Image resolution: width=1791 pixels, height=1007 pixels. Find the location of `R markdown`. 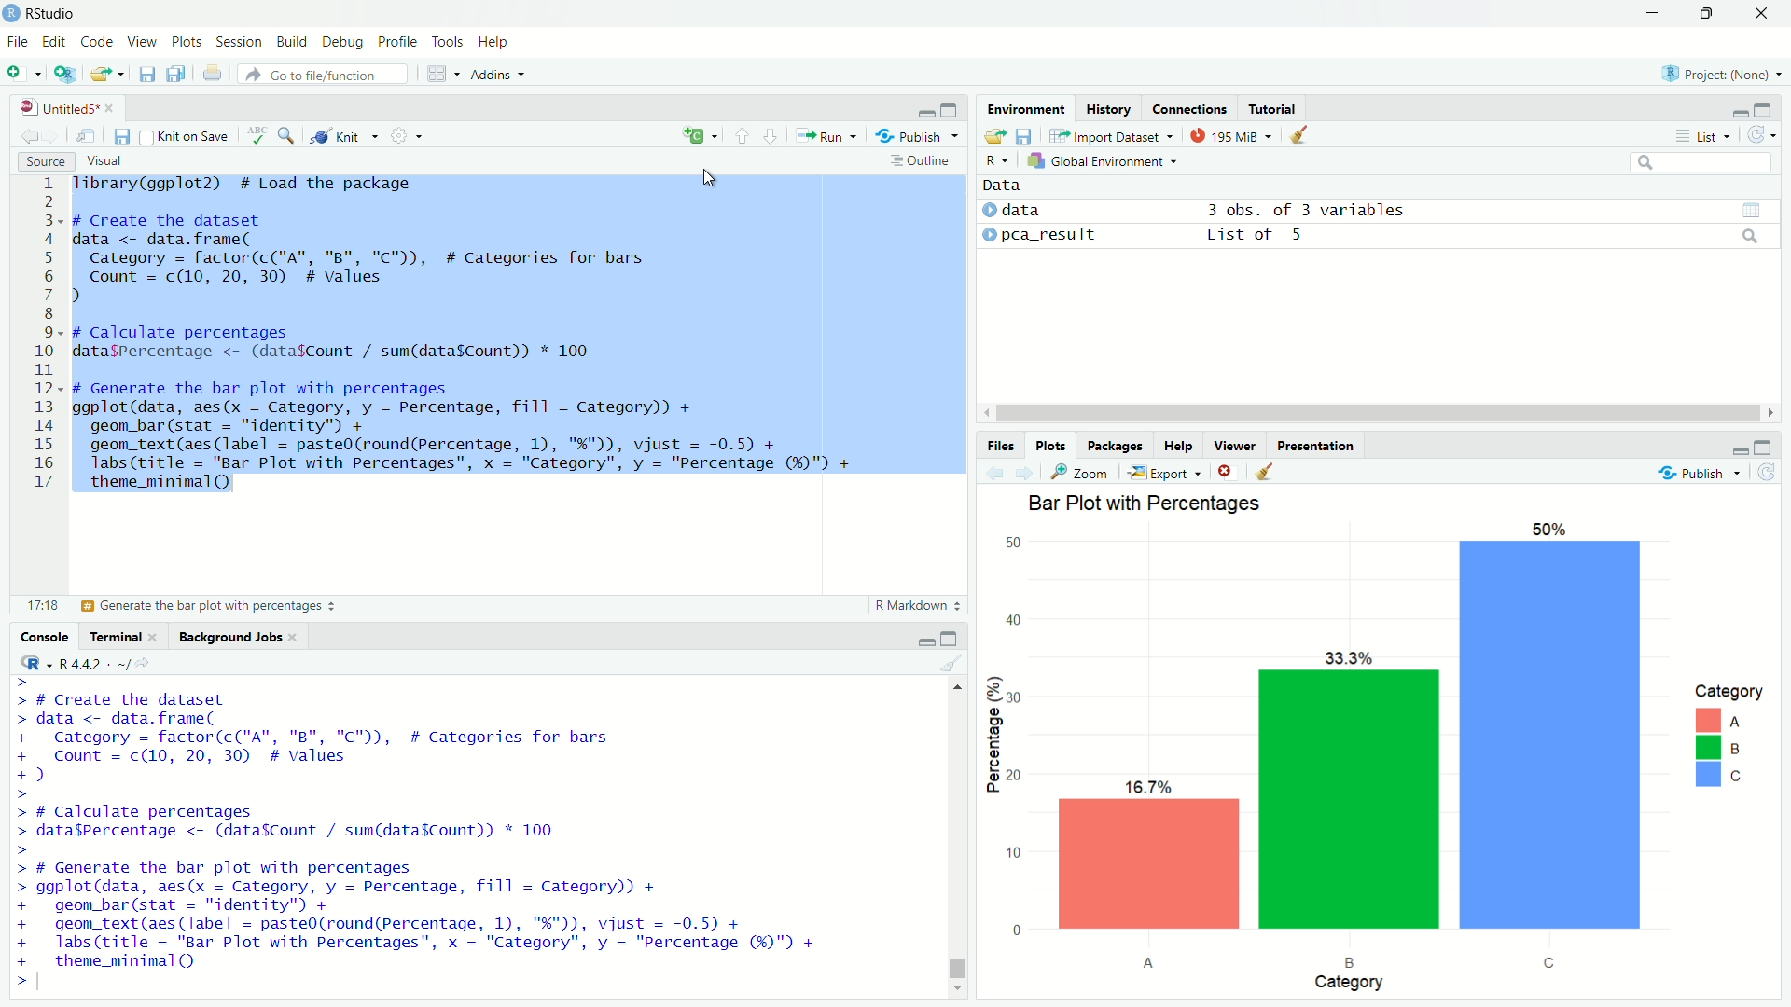

R markdown is located at coordinates (912, 606).